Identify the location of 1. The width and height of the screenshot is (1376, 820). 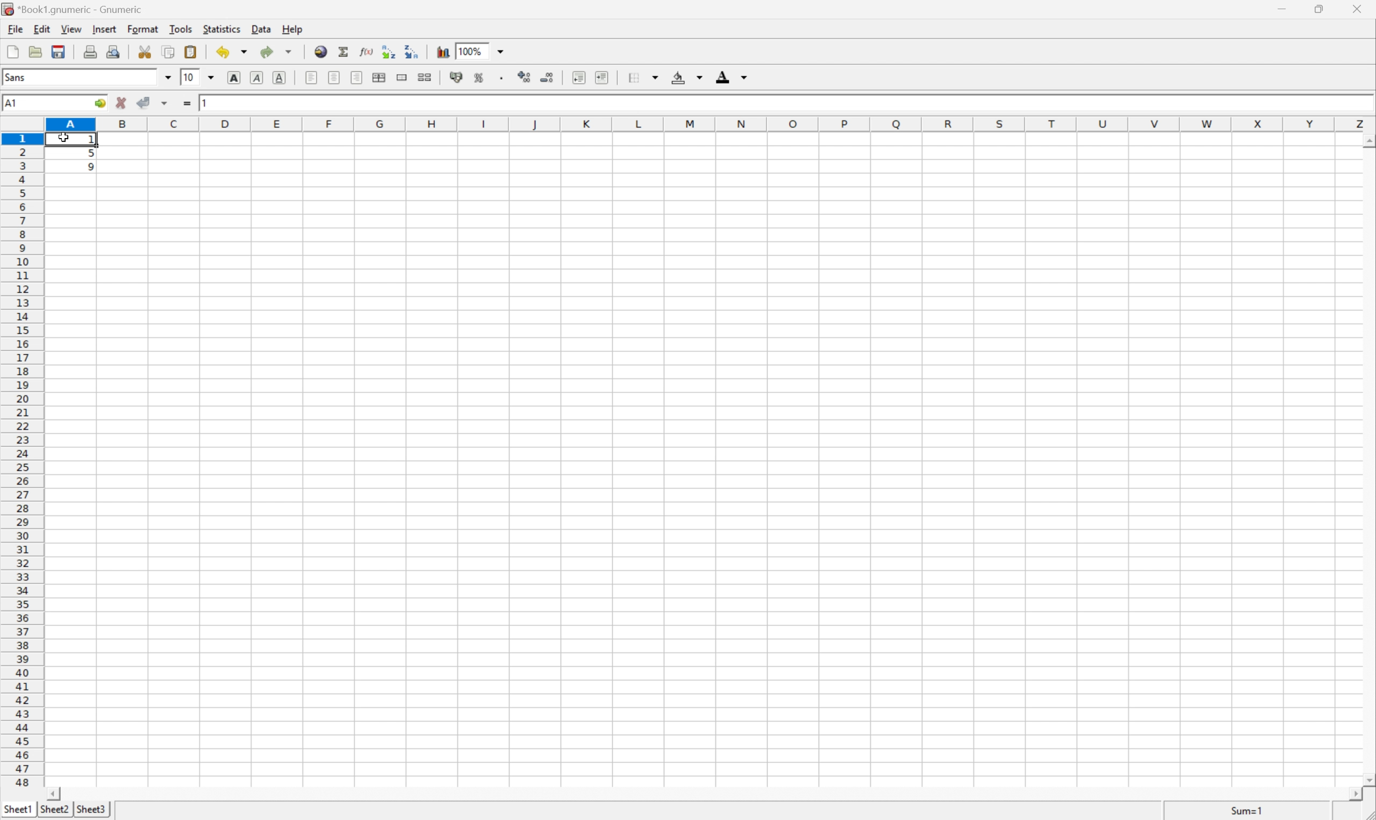
(207, 101).